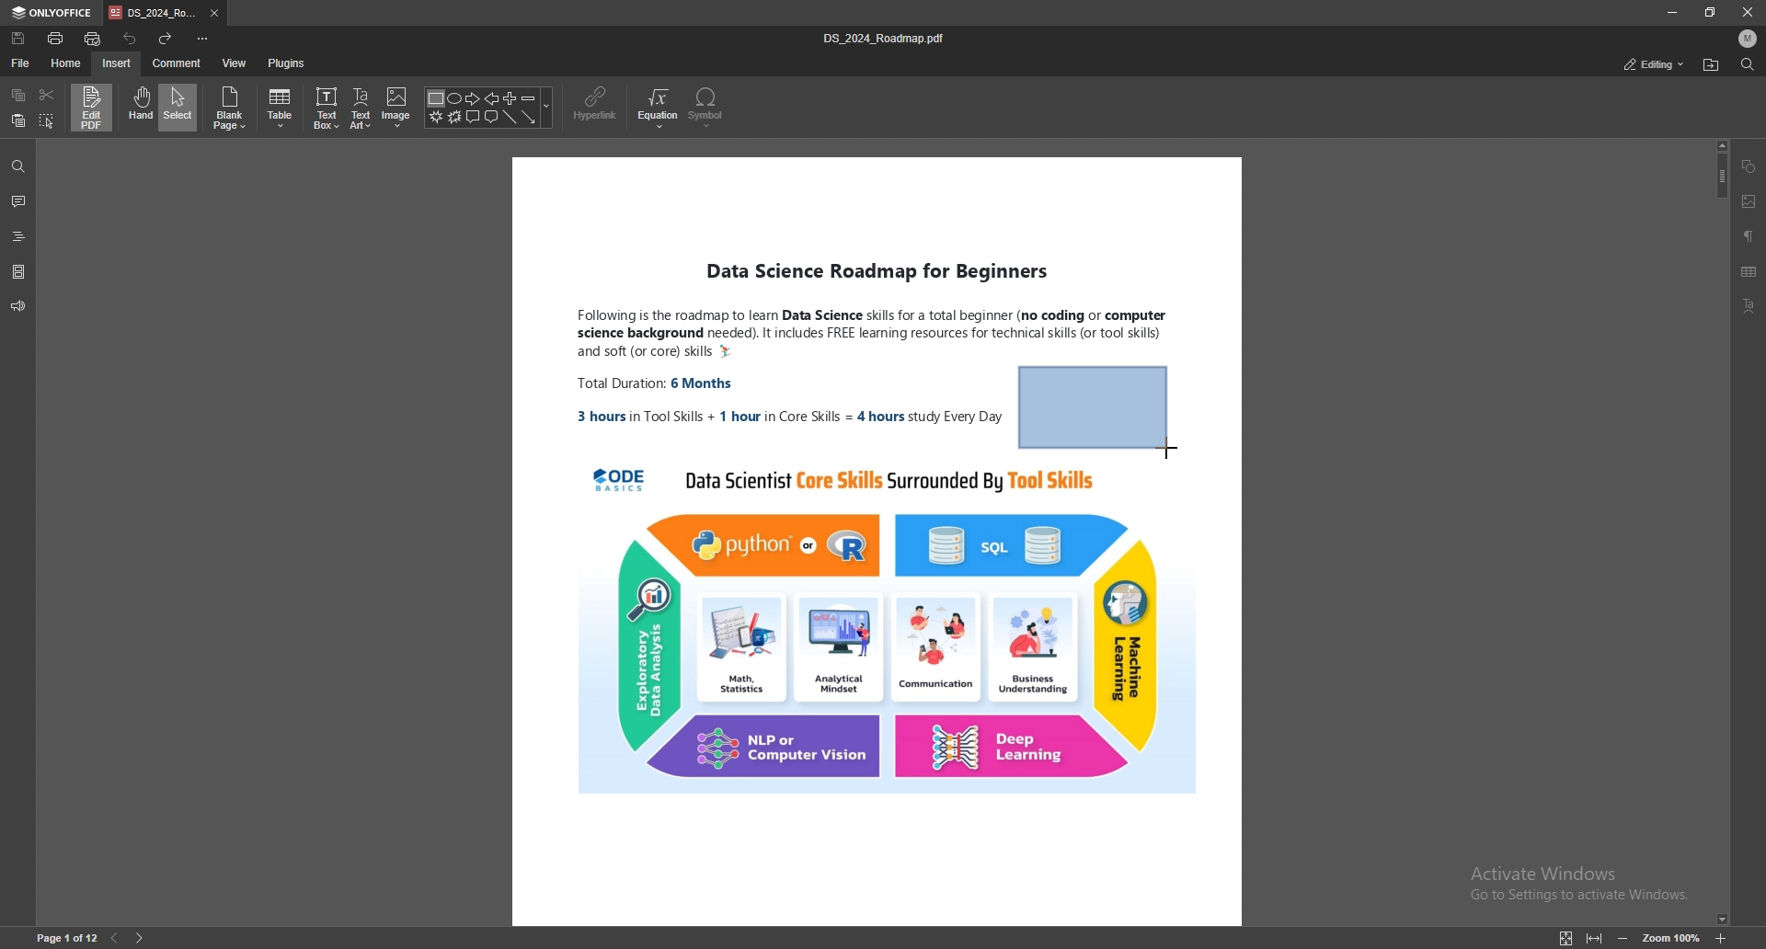 The width and height of the screenshot is (1766, 949). What do you see at coordinates (19, 39) in the screenshot?
I see `save` at bounding box center [19, 39].